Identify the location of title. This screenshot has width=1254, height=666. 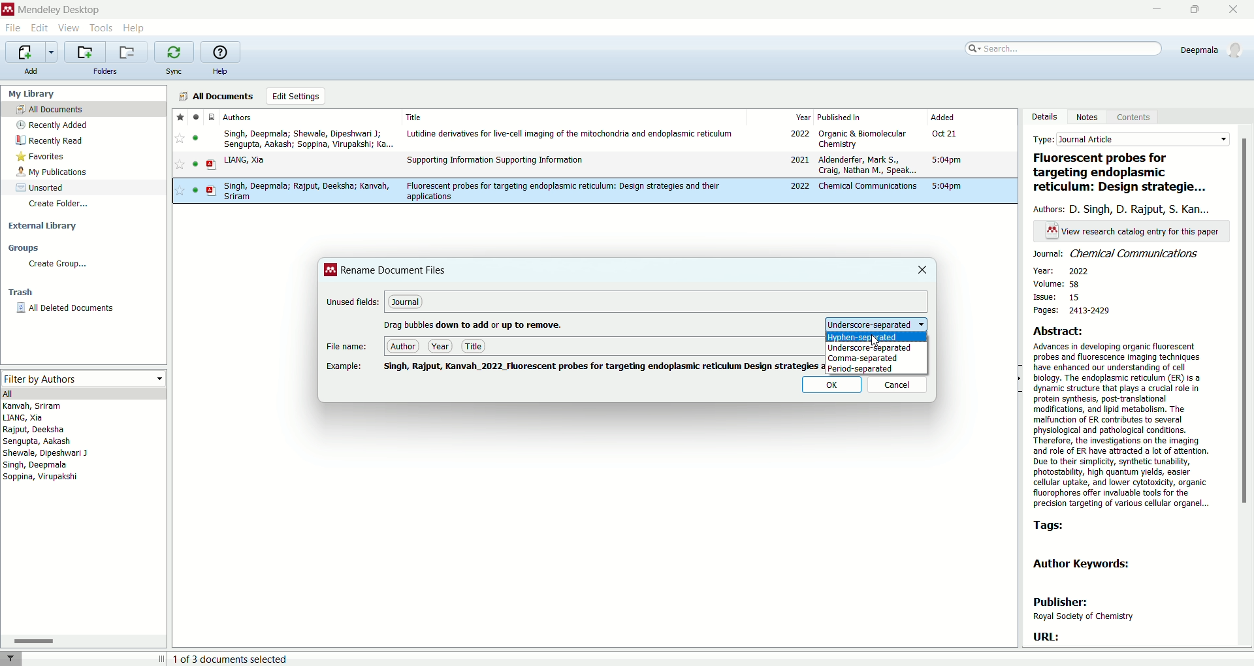
(1123, 173).